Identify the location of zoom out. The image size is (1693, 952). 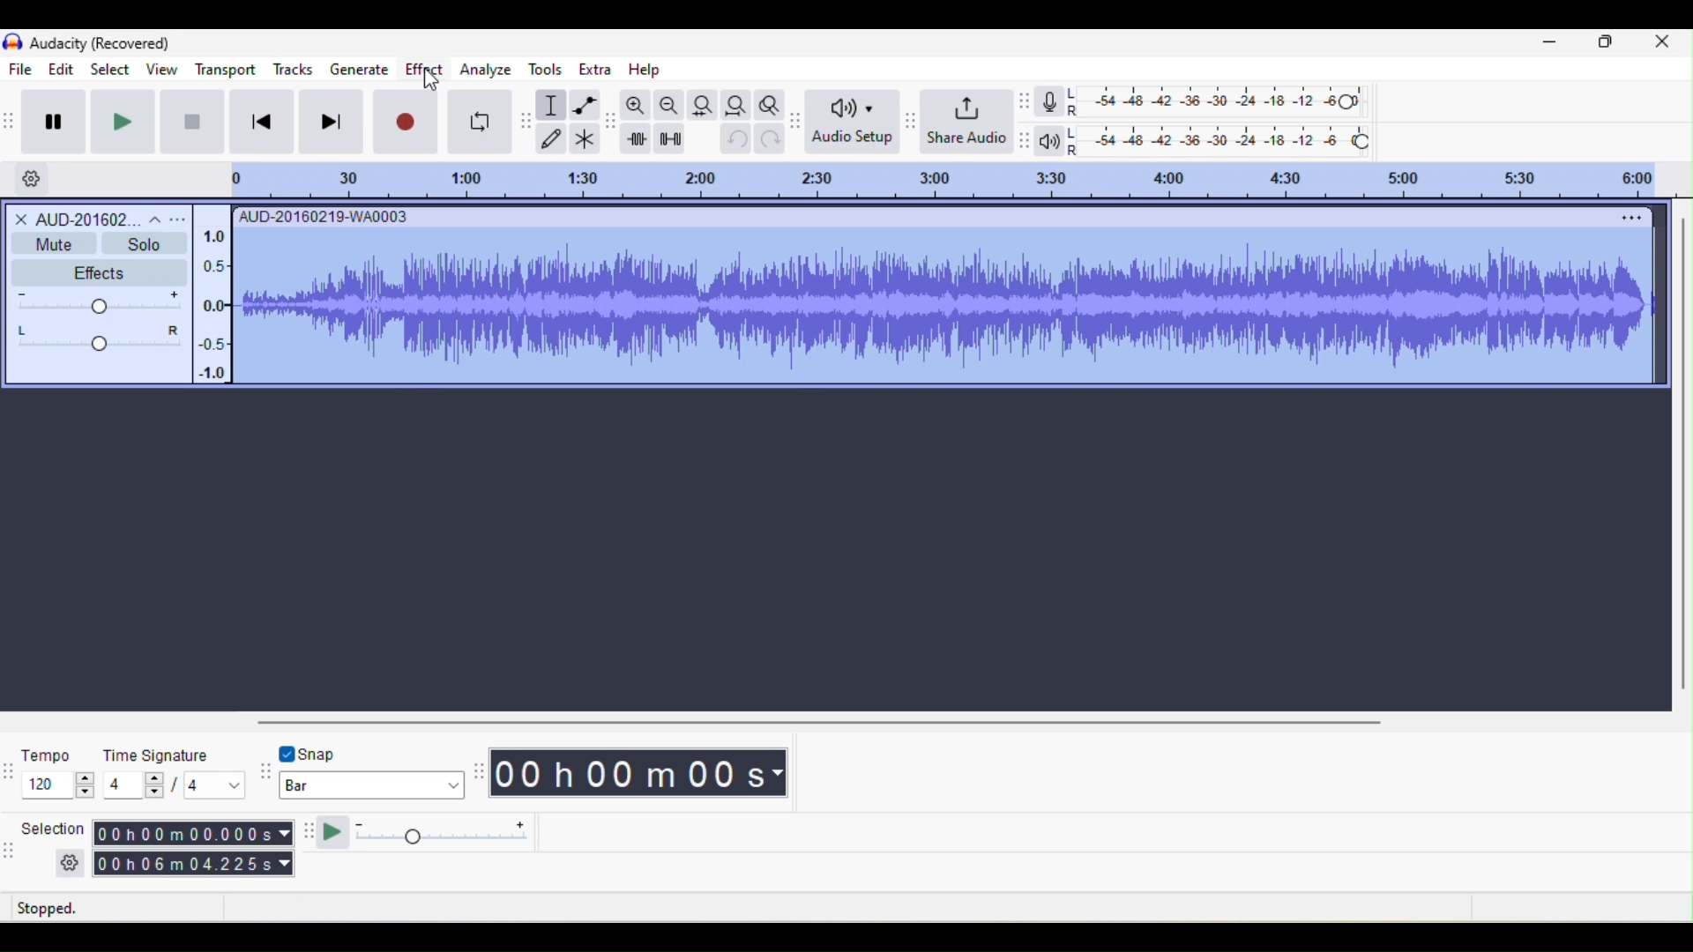
(668, 105).